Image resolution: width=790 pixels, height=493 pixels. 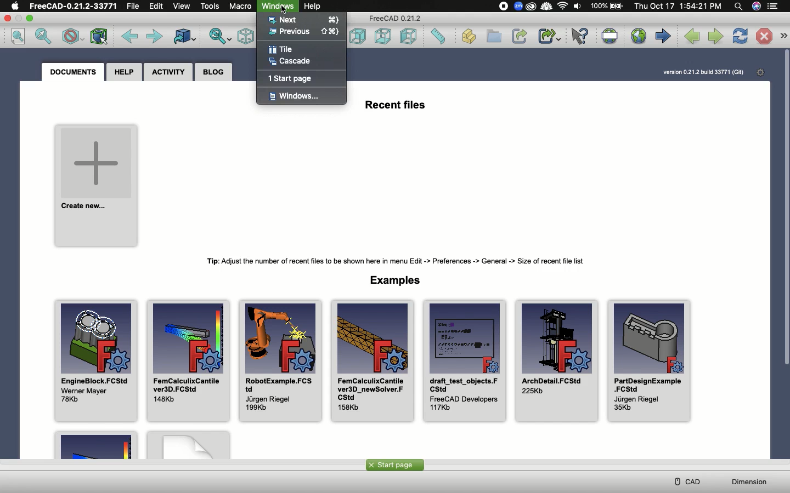 What do you see at coordinates (638, 37) in the screenshot?
I see `Open website` at bounding box center [638, 37].